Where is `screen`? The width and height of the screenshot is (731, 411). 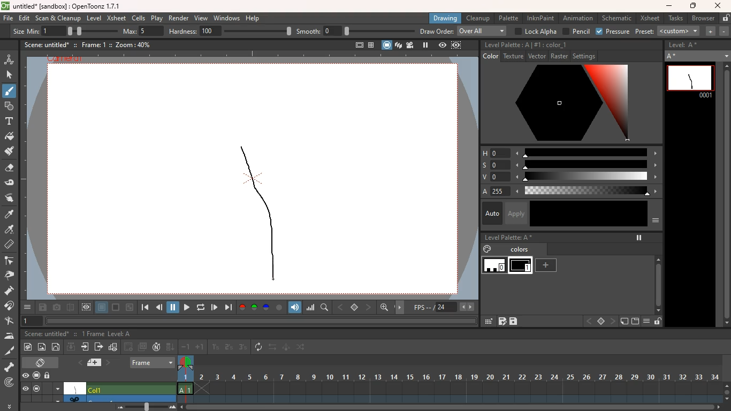
screen is located at coordinates (116, 308).